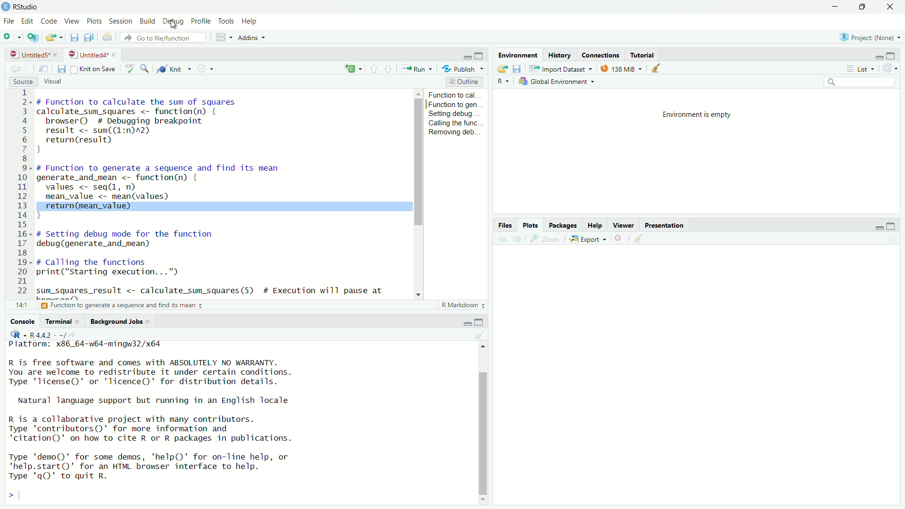 The width and height of the screenshot is (905, 509). I want to click on export, so click(588, 239).